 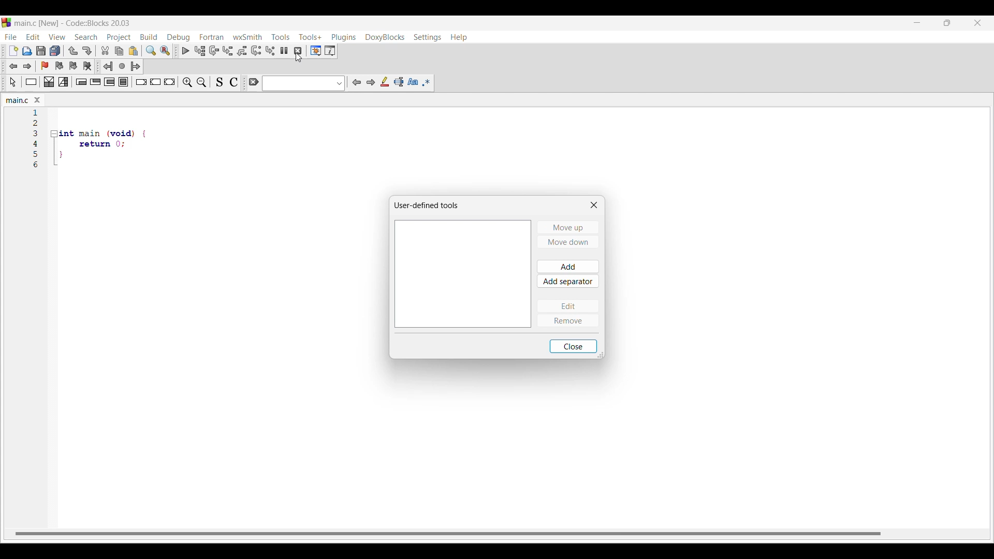 I want to click on Toggle bookmark, so click(x=45, y=66).